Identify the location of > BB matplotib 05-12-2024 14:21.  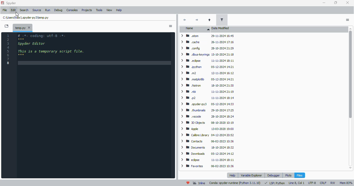
(207, 79).